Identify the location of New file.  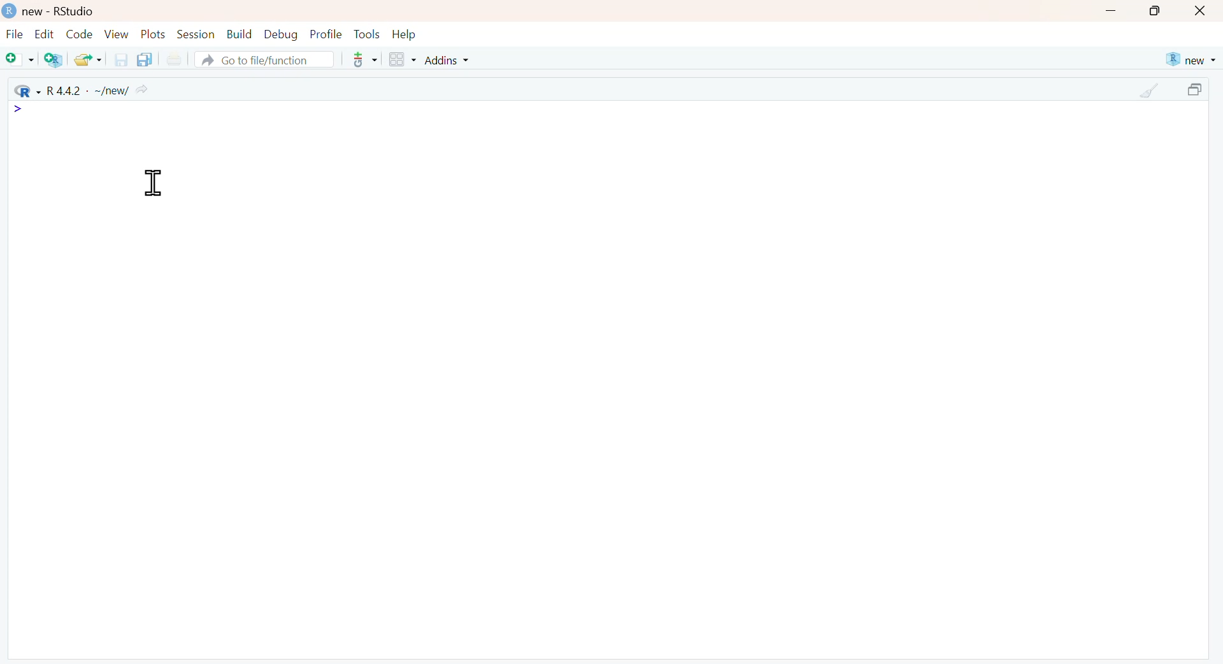
(19, 60).